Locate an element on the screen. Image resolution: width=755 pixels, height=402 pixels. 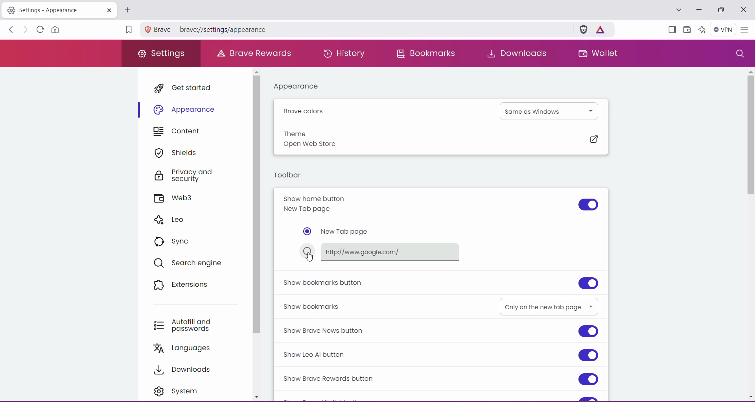
Downloads is located at coordinates (514, 53).